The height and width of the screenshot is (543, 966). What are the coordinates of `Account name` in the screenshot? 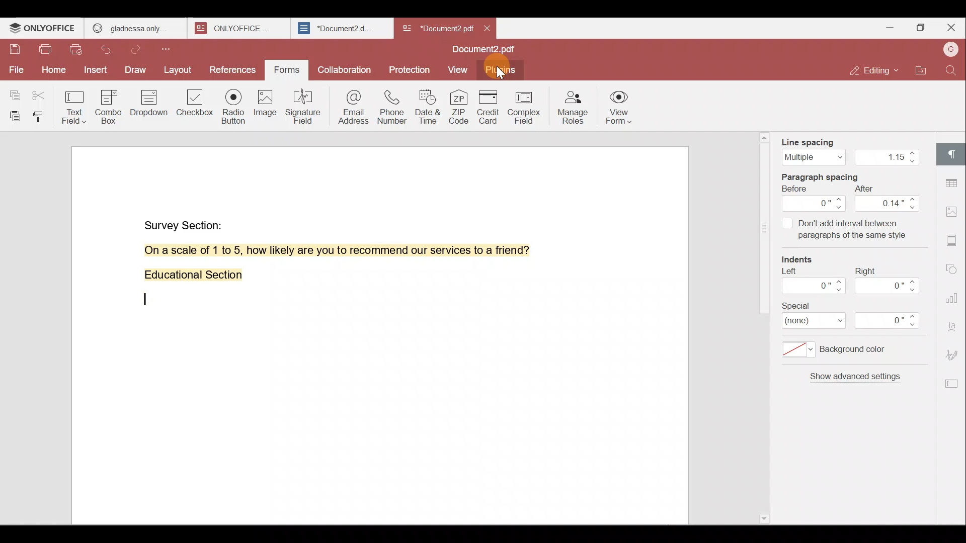 It's located at (950, 50).